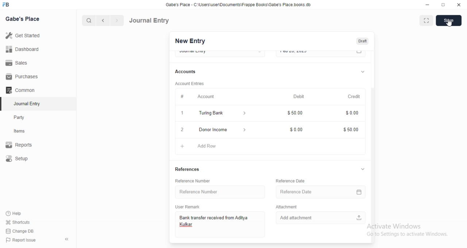  I want to click on User Remark, so click(189, 206).